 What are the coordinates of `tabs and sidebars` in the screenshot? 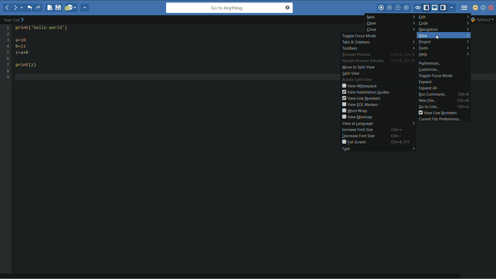 It's located at (379, 42).